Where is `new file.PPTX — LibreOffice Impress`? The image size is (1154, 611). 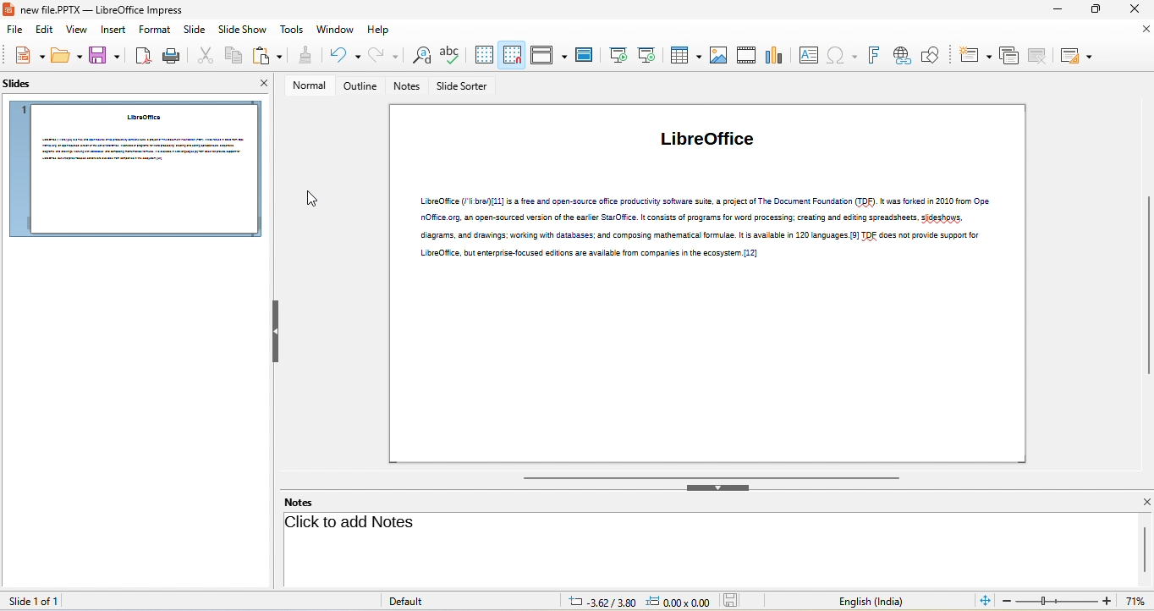 new file.PPTX — LibreOffice Impress is located at coordinates (95, 10).